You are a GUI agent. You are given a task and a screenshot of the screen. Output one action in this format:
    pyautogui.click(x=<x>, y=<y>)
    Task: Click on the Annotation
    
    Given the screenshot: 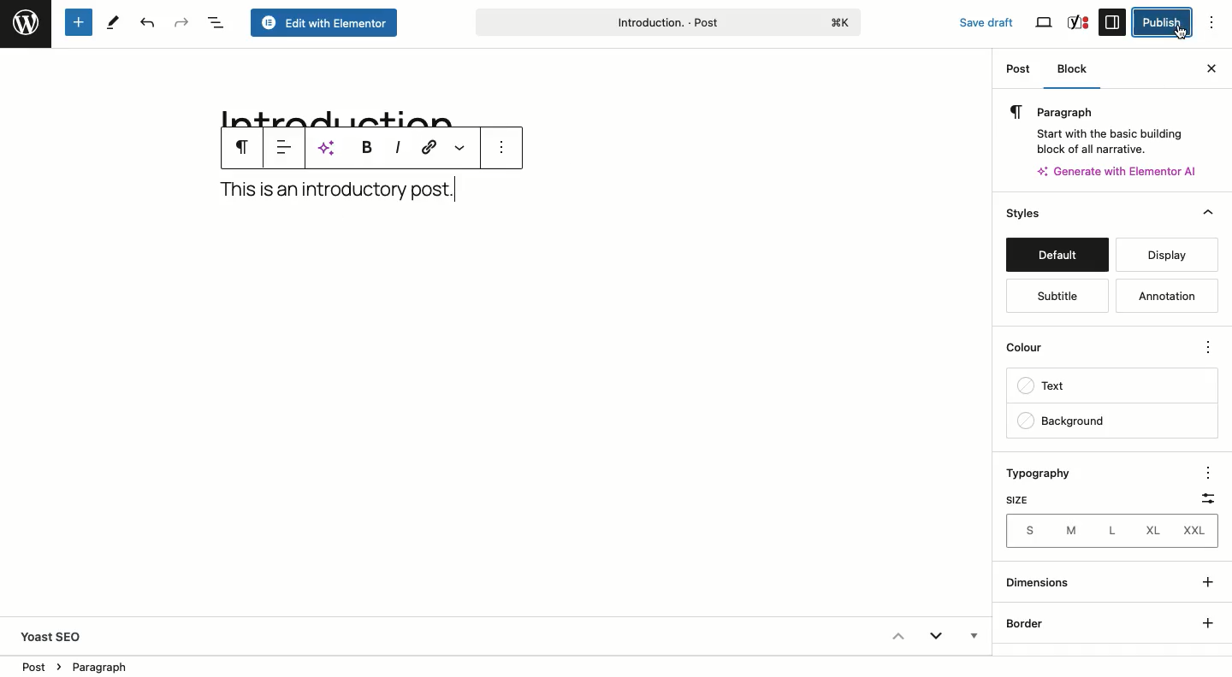 What is the action you would take?
    pyautogui.click(x=1169, y=297)
    